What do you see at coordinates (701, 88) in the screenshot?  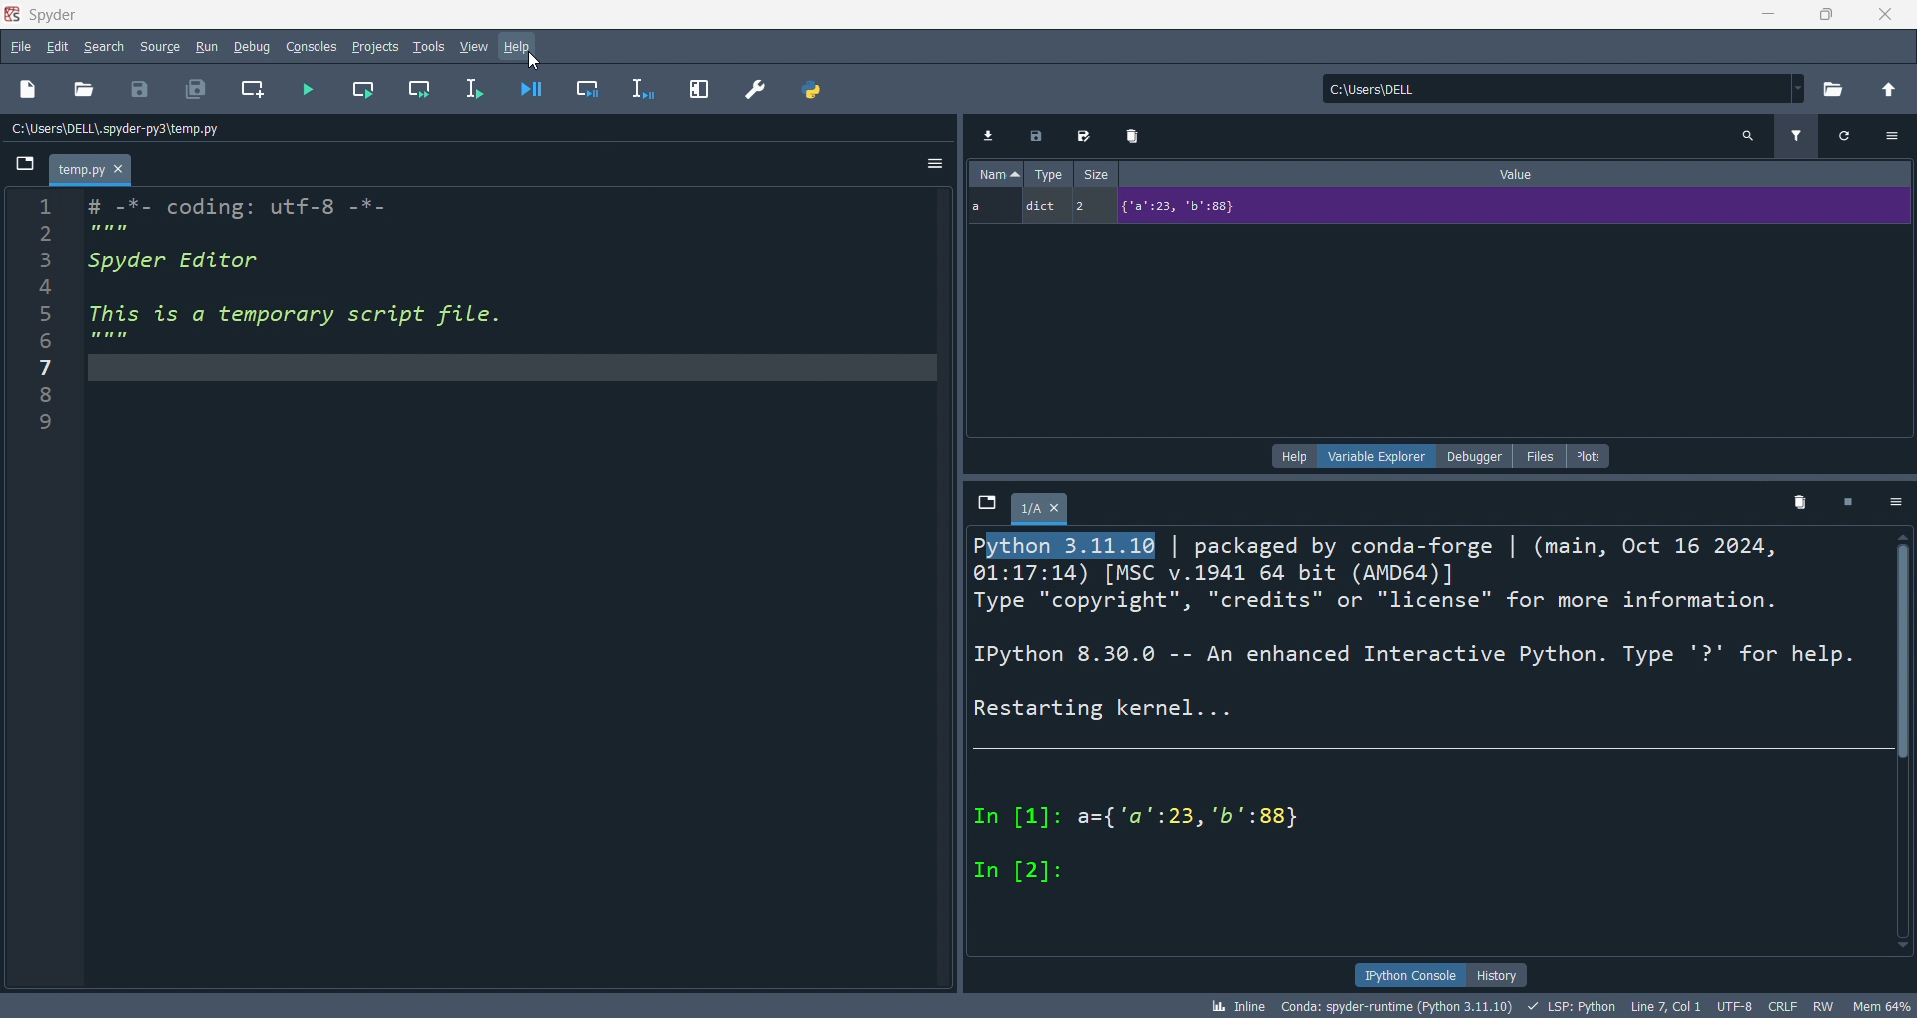 I see `expand pane` at bounding box center [701, 88].